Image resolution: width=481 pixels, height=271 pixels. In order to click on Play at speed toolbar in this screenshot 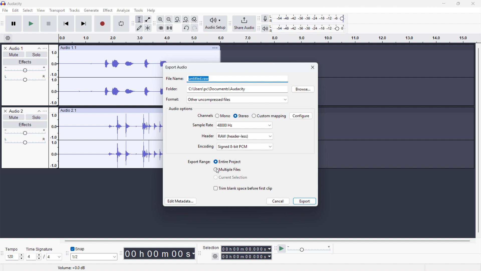, I will do `click(275, 249)`.